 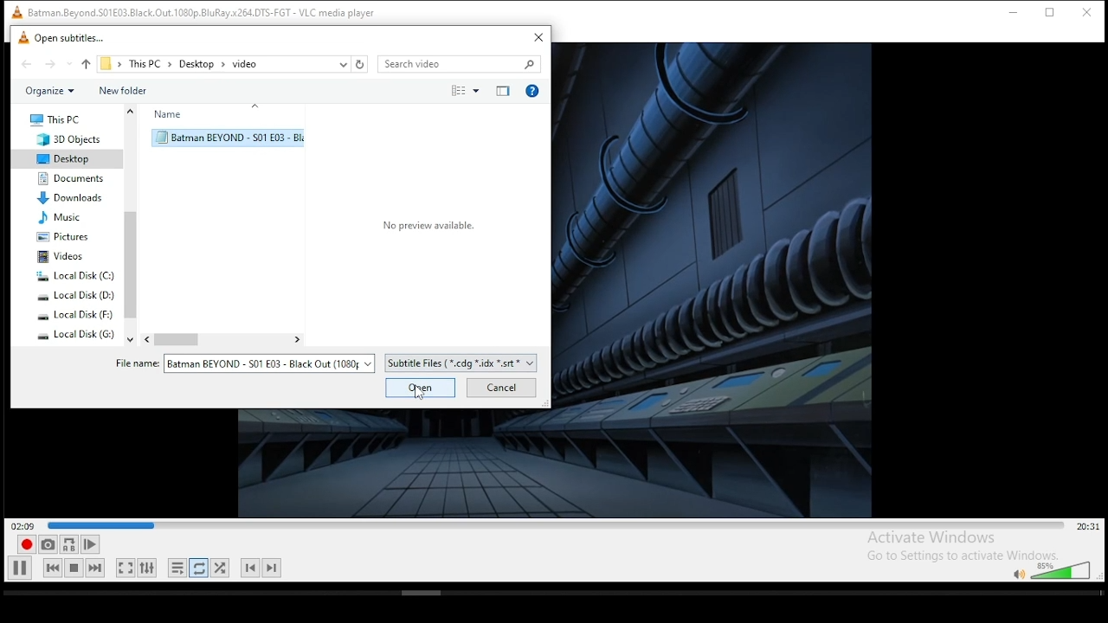 What do you see at coordinates (556, 524) in the screenshot?
I see `seek bar` at bounding box center [556, 524].